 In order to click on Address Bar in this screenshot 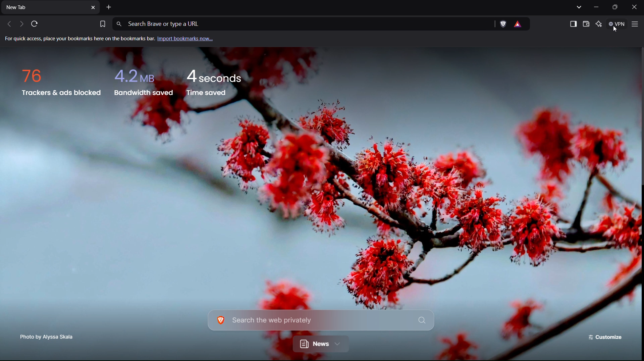, I will do `click(305, 23)`.